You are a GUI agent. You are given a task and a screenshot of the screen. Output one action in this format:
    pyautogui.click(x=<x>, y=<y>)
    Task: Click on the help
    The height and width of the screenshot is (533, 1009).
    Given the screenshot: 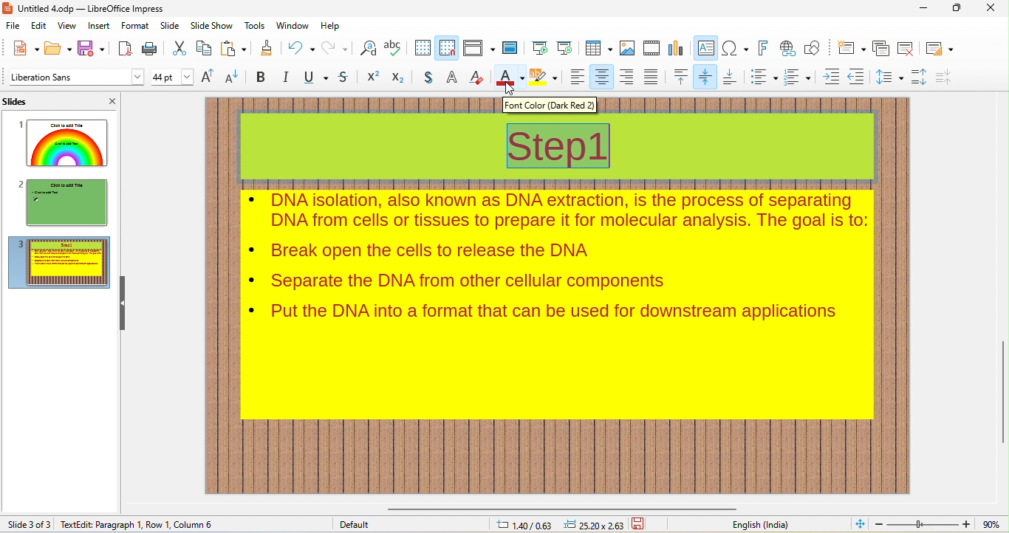 What is the action you would take?
    pyautogui.click(x=336, y=26)
    